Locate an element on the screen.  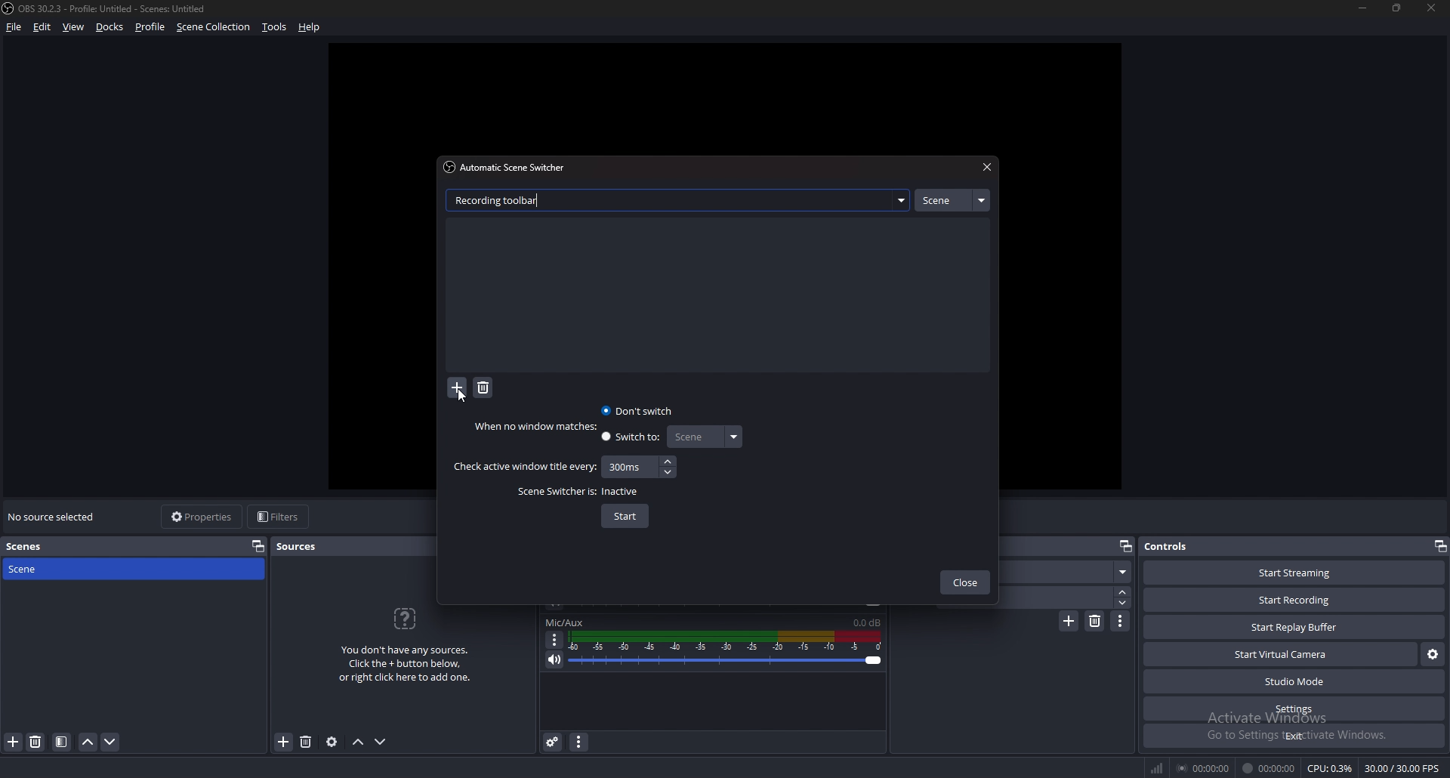
increase time is located at coordinates (668, 462).